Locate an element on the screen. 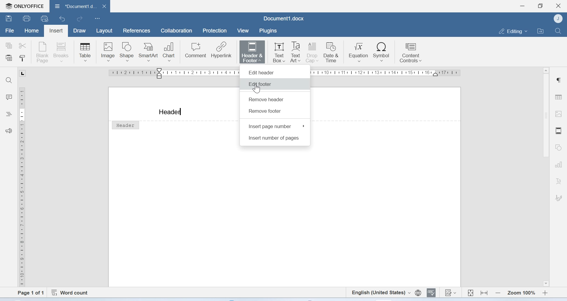 This screenshot has height=301, width=567. Edit footer is located at coordinates (260, 84).